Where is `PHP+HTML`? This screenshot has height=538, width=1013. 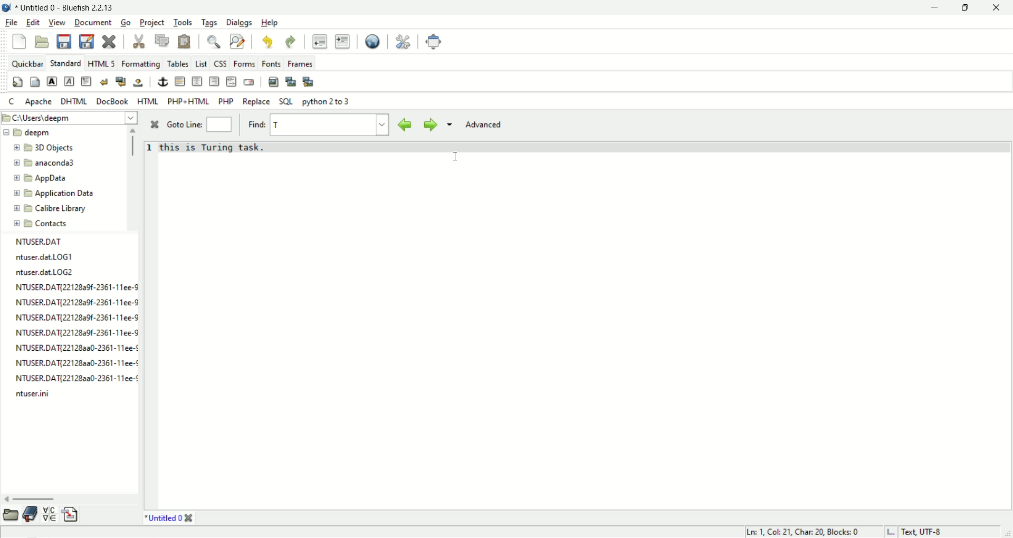
PHP+HTML is located at coordinates (188, 102).